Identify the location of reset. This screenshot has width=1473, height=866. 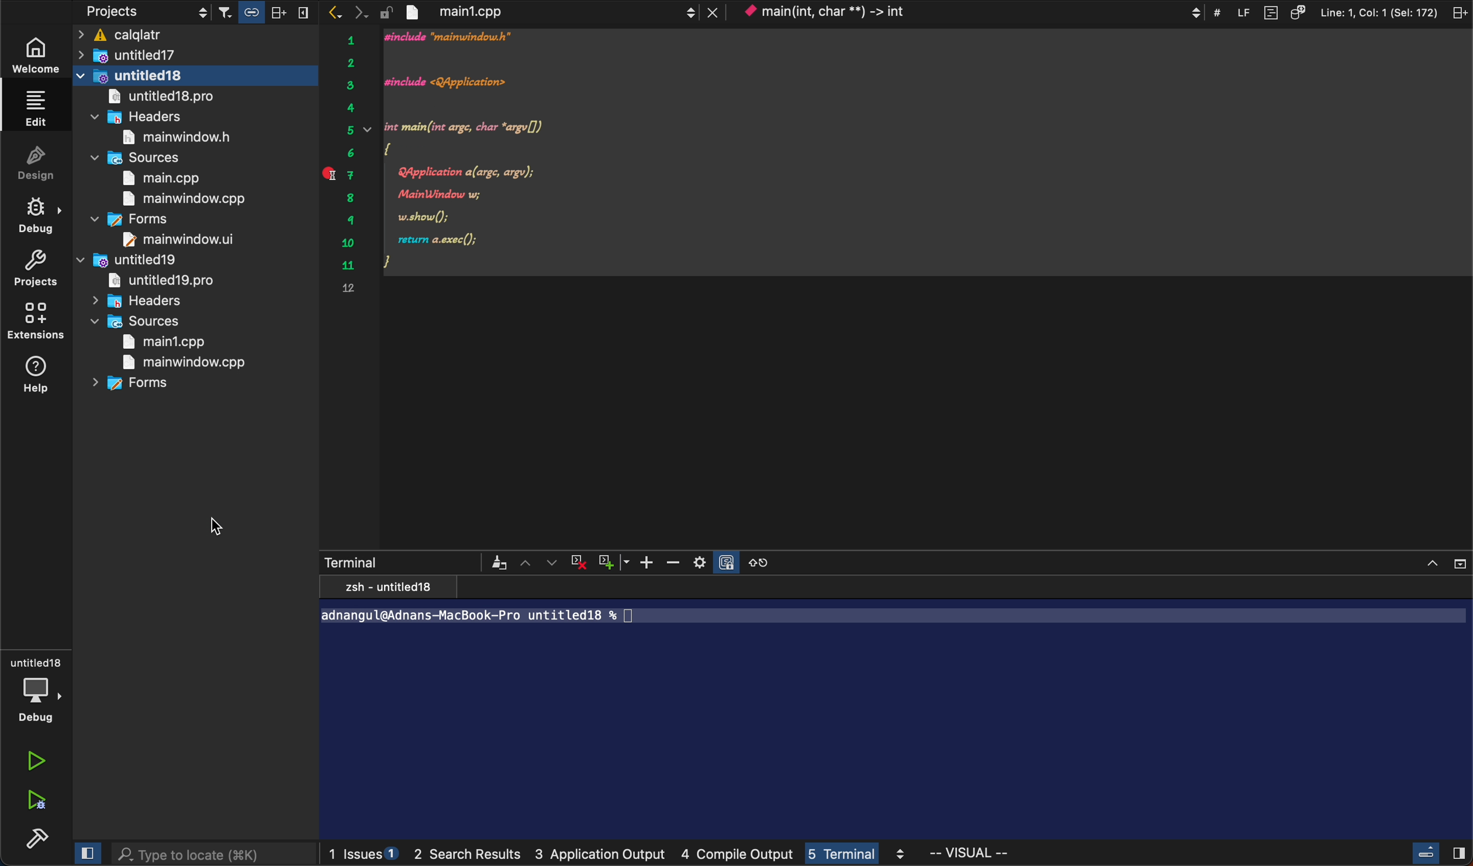
(769, 562).